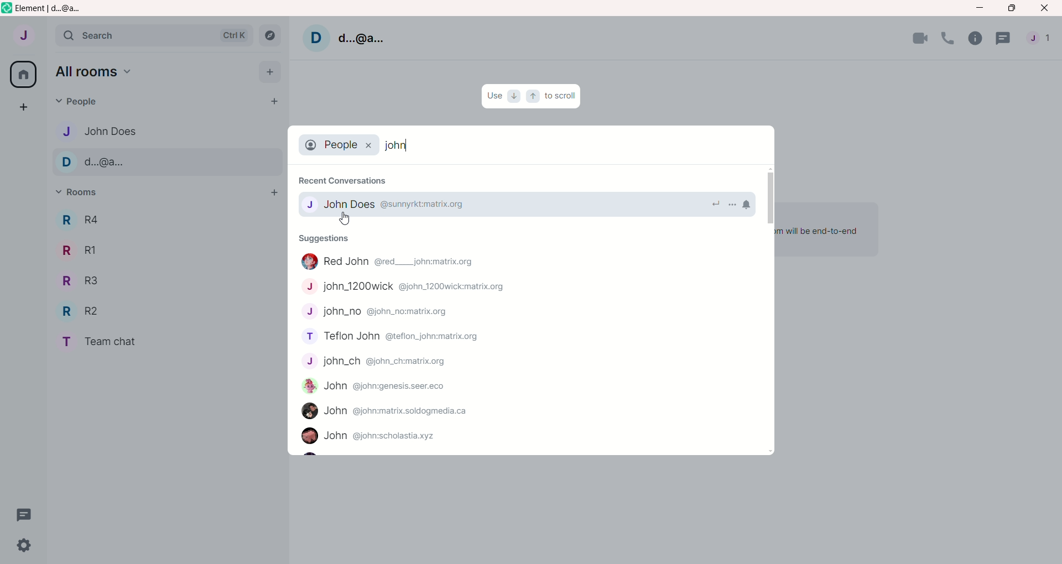 This screenshot has height=564, width=1062. I want to click on minimize, so click(980, 7).